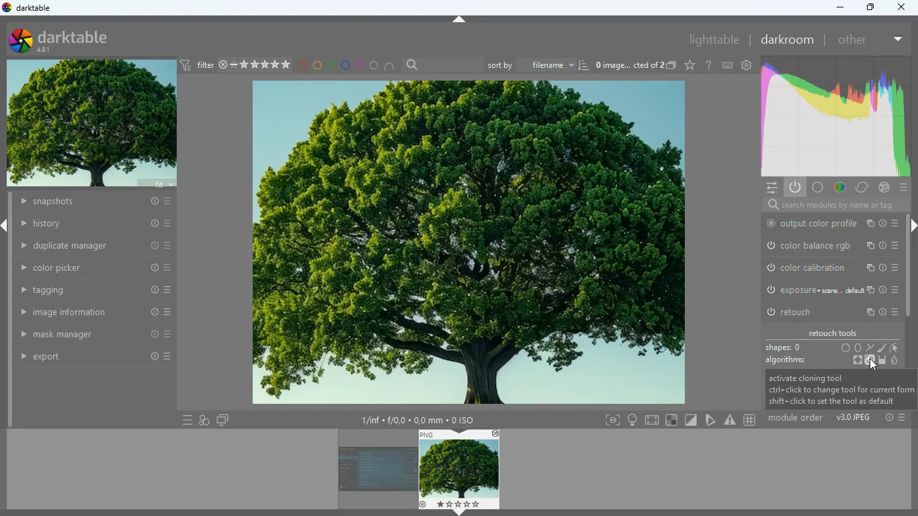 The width and height of the screenshot is (918, 516). I want to click on minimize, so click(838, 9).